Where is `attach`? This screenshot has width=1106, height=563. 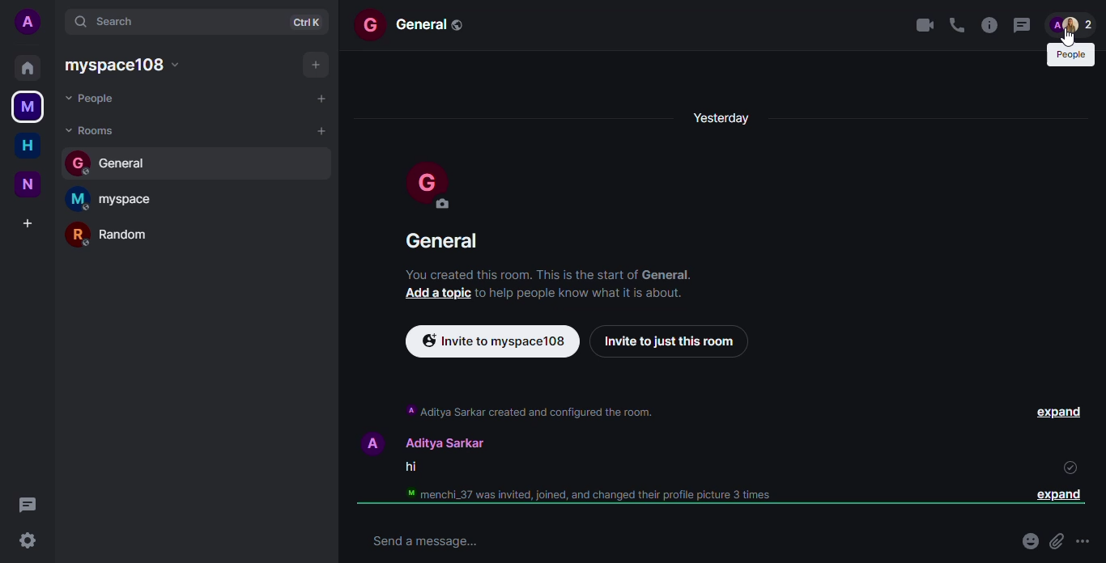 attach is located at coordinates (1056, 540).